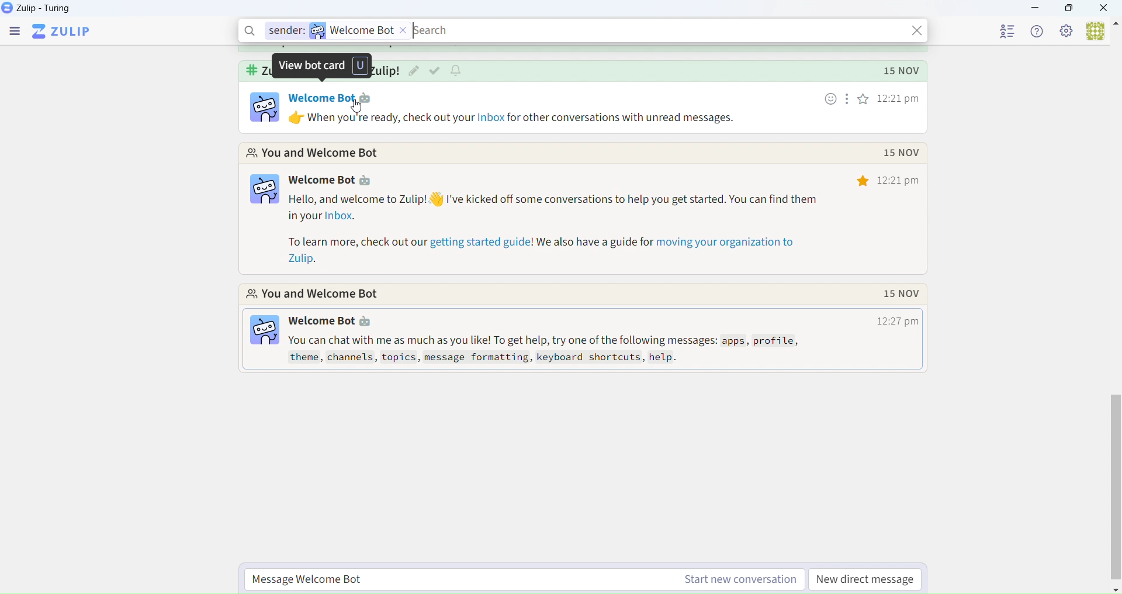  What do you see at coordinates (1107, 8) in the screenshot?
I see `Close` at bounding box center [1107, 8].